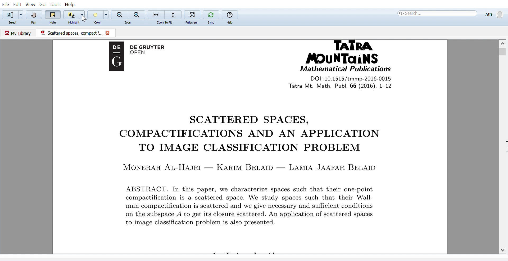  What do you see at coordinates (349, 78) in the screenshot?
I see `DOI: 10.1515/tmmp-2016-0015` at bounding box center [349, 78].